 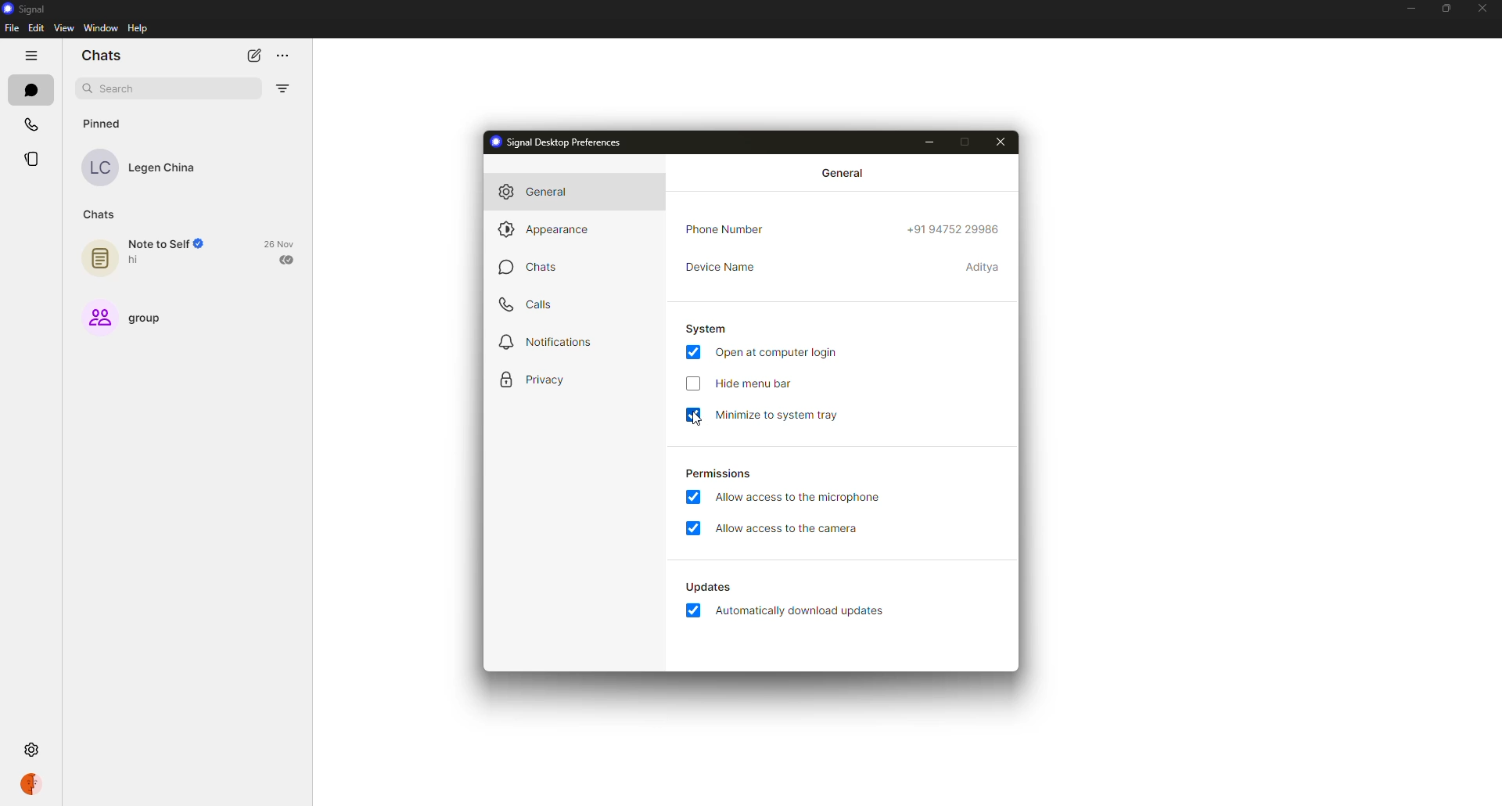 What do you see at coordinates (843, 173) in the screenshot?
I see `general` at bounding box center [843, 173].